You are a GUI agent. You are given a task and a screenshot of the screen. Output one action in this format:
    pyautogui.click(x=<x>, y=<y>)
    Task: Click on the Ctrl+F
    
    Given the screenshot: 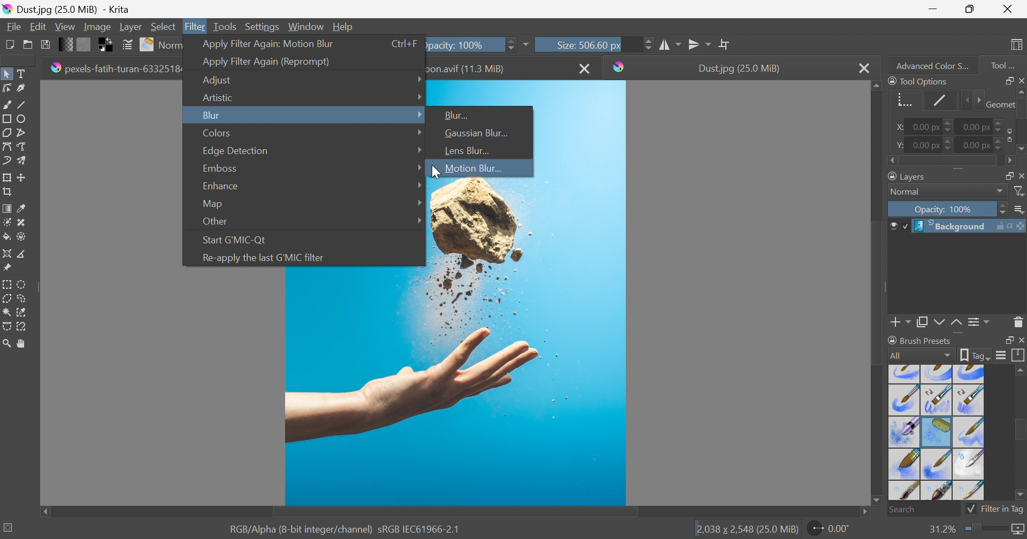 What is the action you would take?
    pyautogui.click(x=405, y=43)
    